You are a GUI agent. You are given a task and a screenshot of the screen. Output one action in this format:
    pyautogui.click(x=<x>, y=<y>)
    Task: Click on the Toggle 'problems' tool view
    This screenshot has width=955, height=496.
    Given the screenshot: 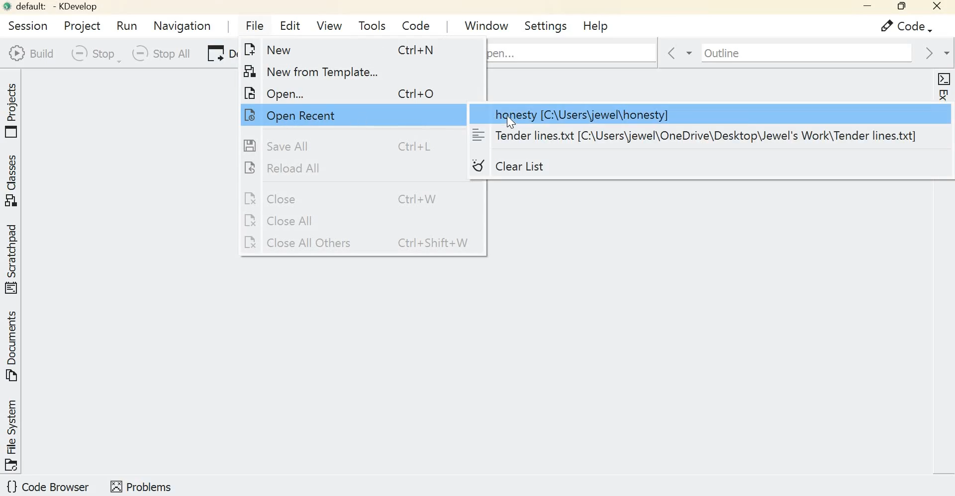 What is the action you would take?
    pyautogui.click(x=141, y=486)
    